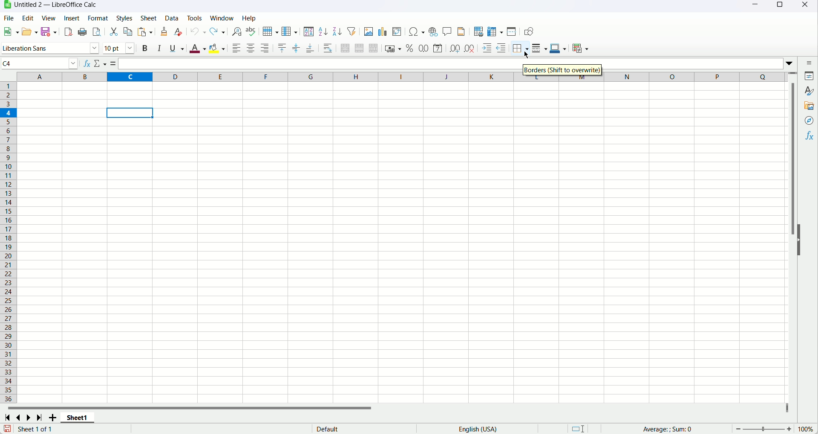 The width and height of the screenshot is (818, 434). Describe the element at coordinates (682, 429) in the screenshot. I see `Formula` at that location.